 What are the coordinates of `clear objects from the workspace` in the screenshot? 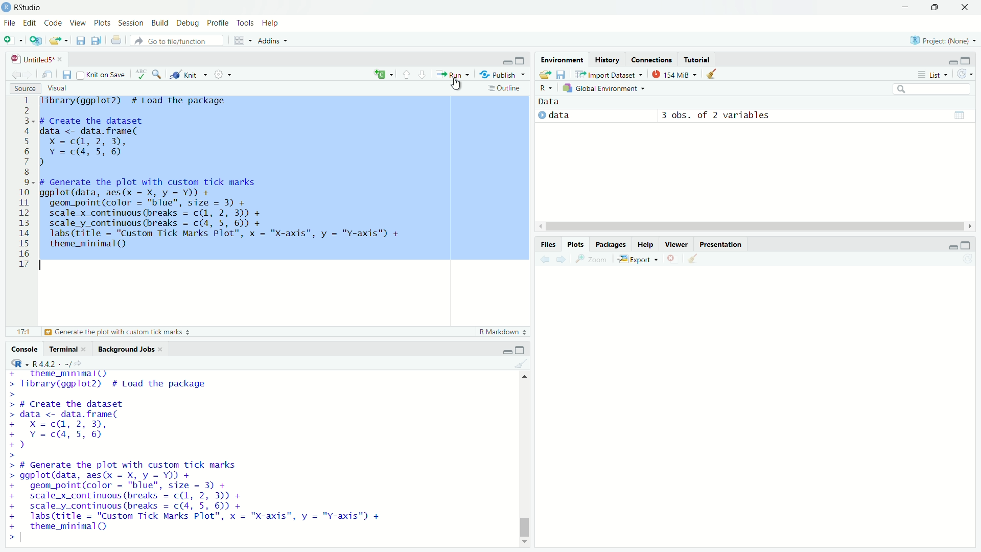 It's located at (716, 75).